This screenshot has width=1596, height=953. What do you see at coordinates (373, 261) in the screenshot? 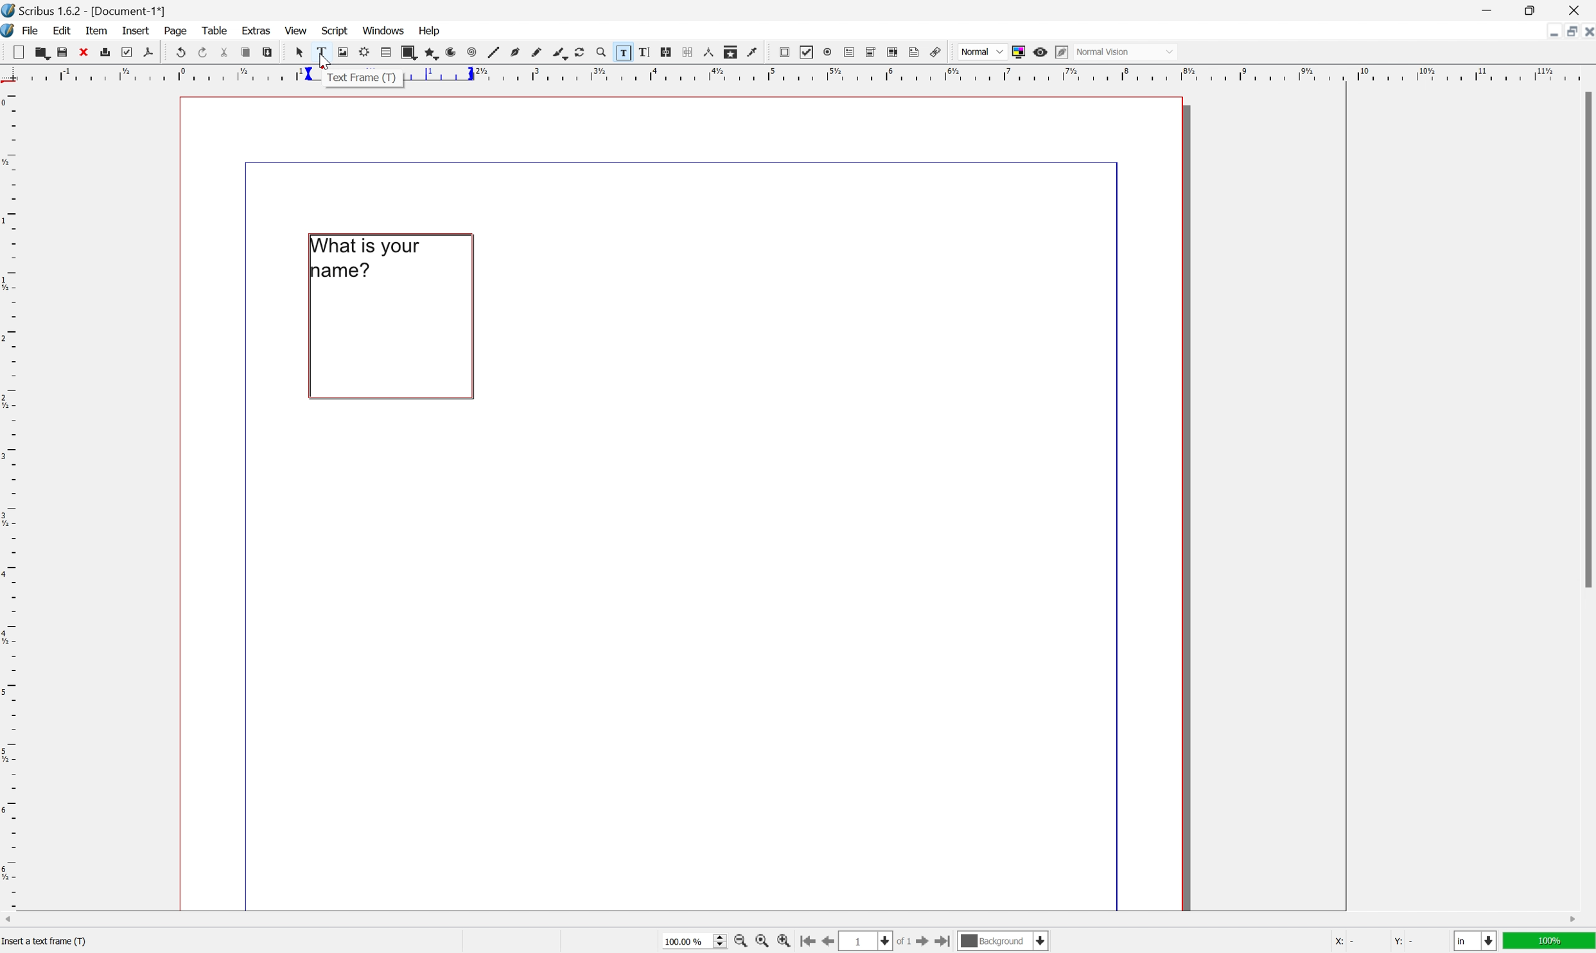
I see `What is your name?` at bounding box center [373, 261].